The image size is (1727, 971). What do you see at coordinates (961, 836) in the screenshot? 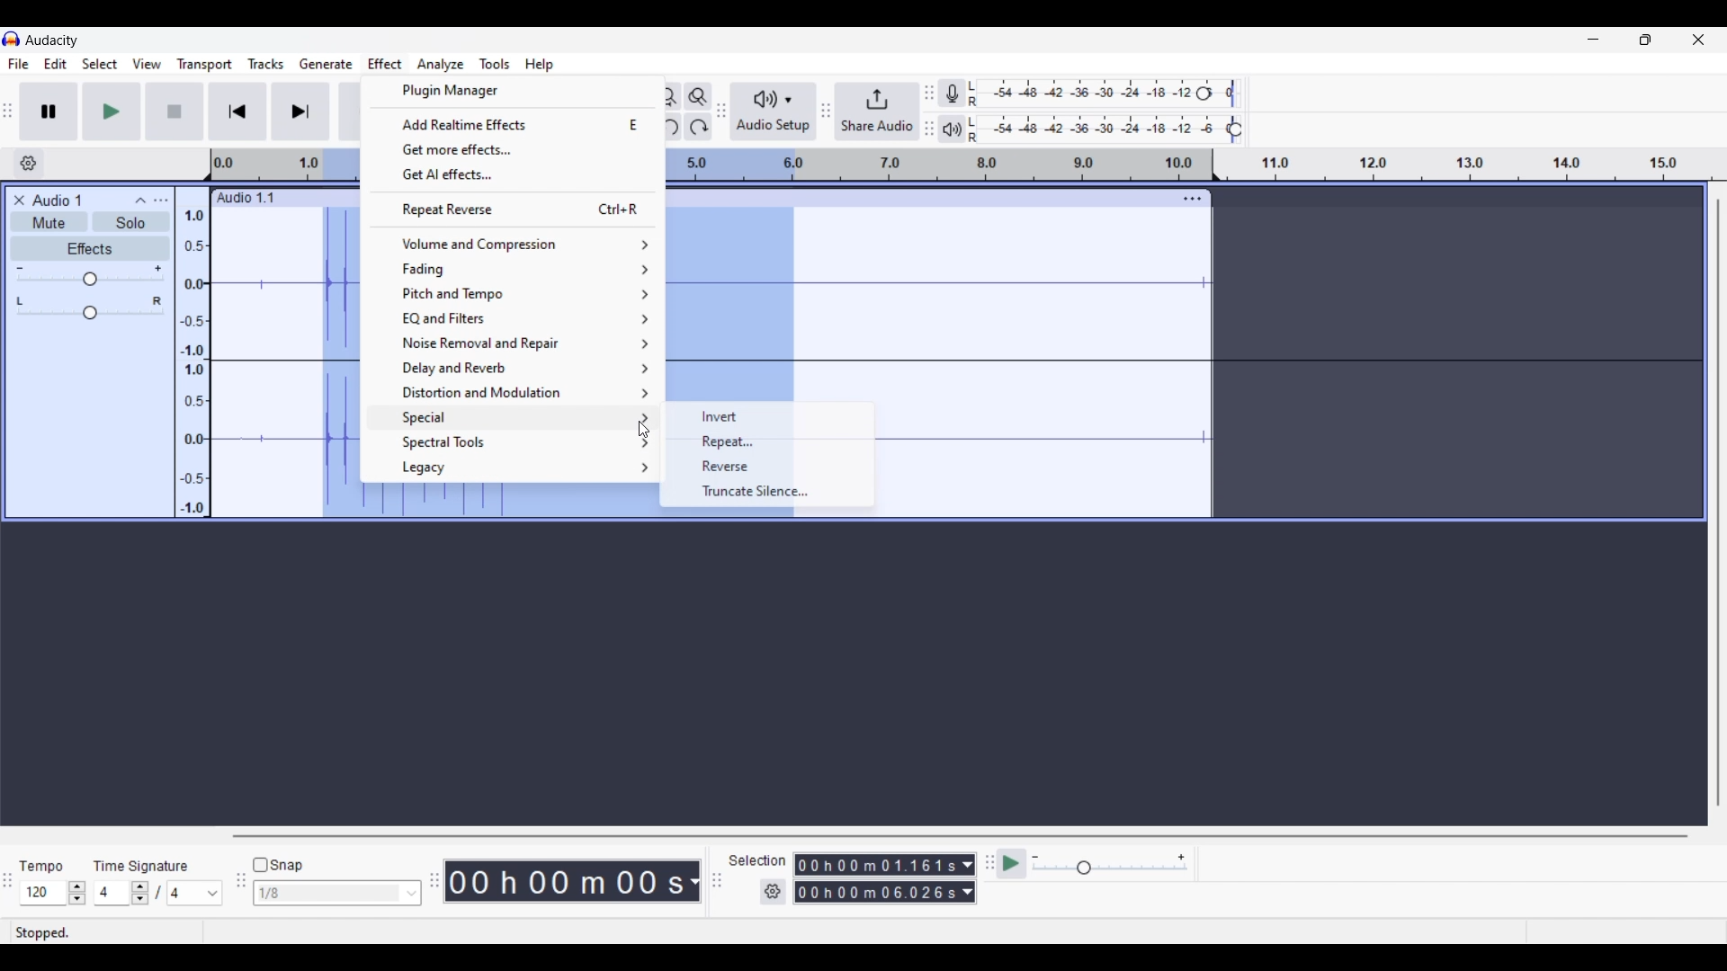
I see `Horizontal slide bar` at bounding box center [961, 836].